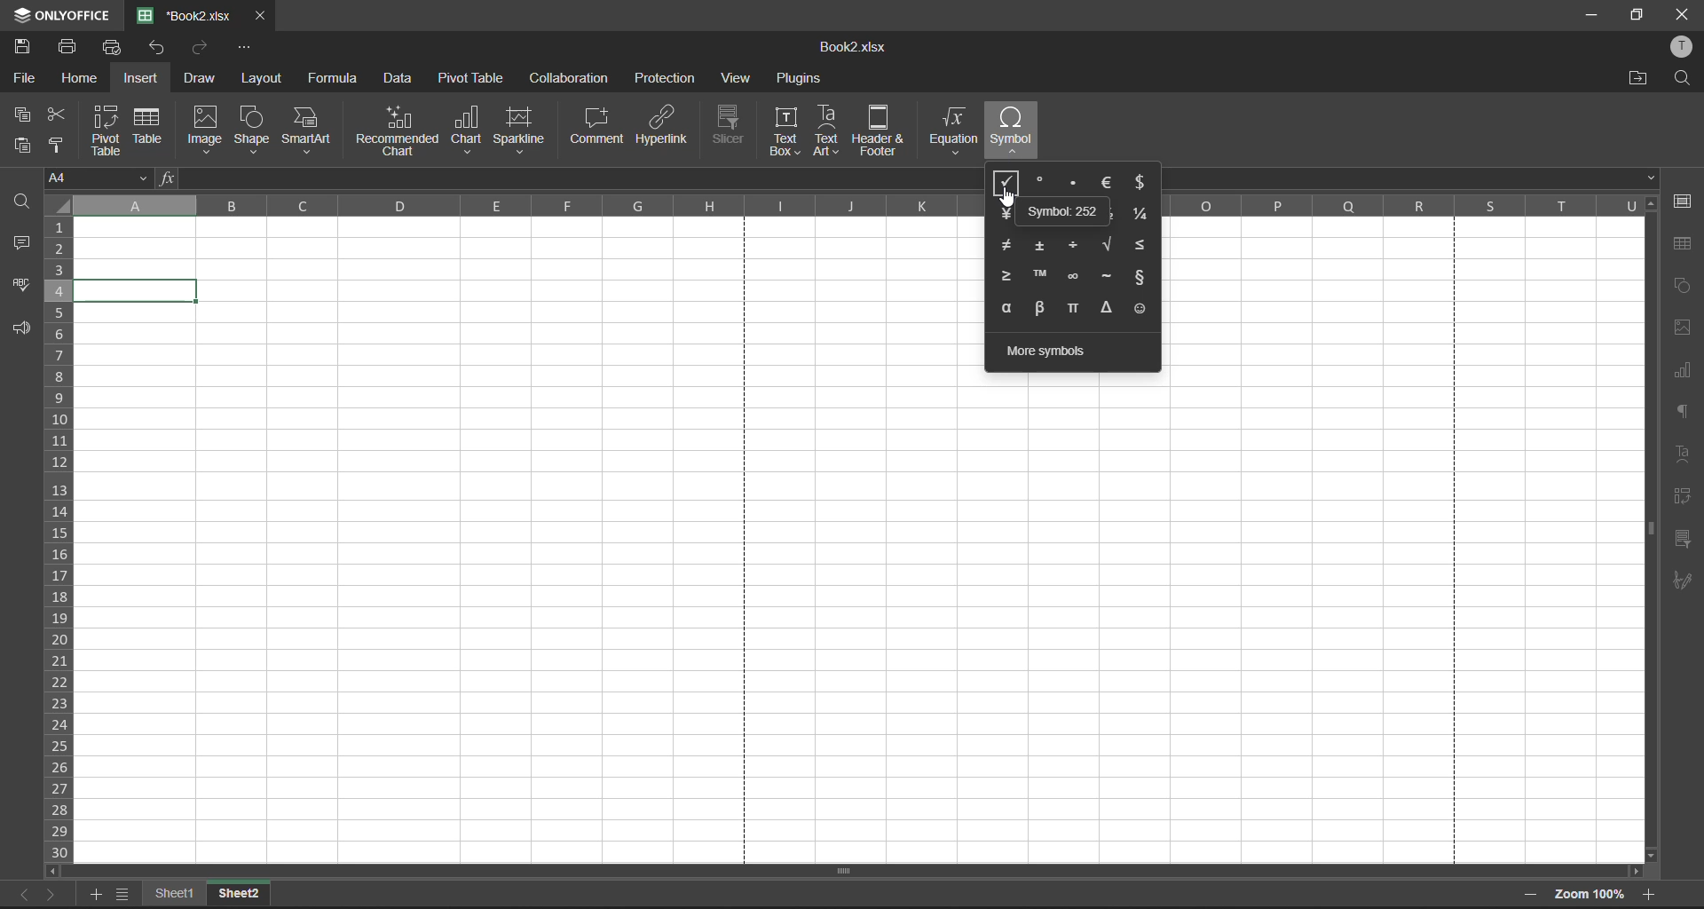 This screenshot has height=909, width=1704. Describe the element at coordinates (598, 126) in the screenshot. I see `comment` at that location.